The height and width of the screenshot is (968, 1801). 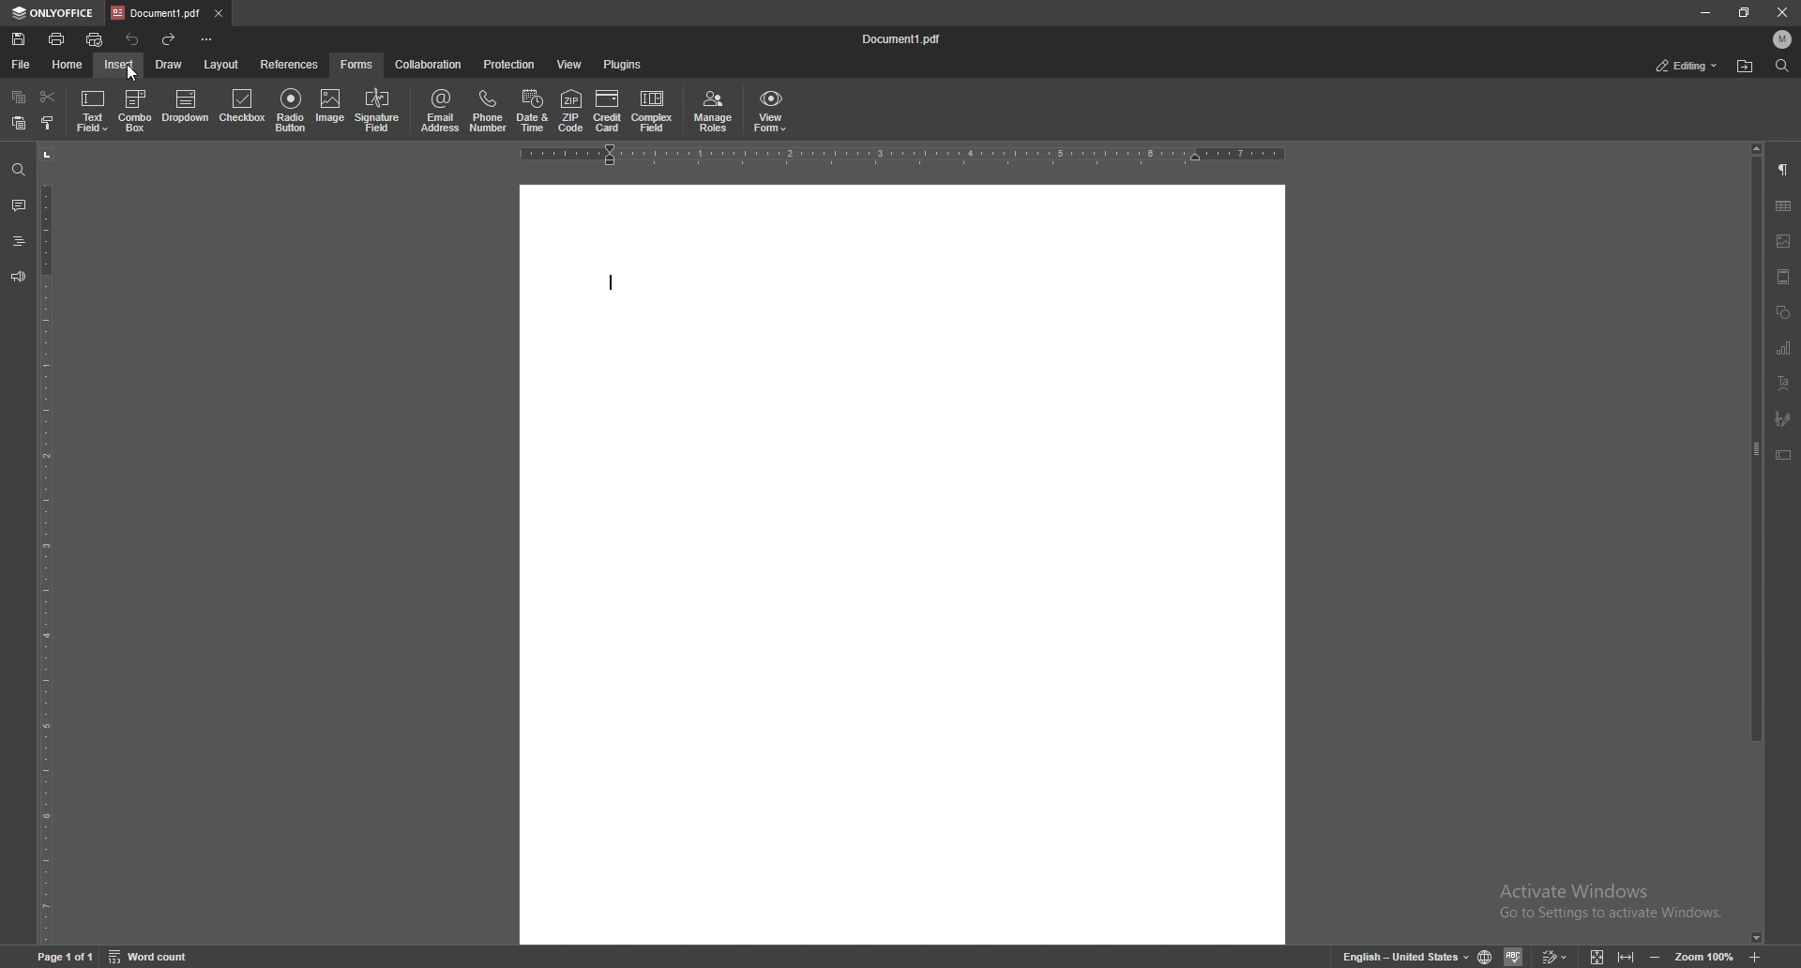 What do you see at coordinates (1747, 66) in the screenshot?
I see `find location` at bounding box center [1747, 66].